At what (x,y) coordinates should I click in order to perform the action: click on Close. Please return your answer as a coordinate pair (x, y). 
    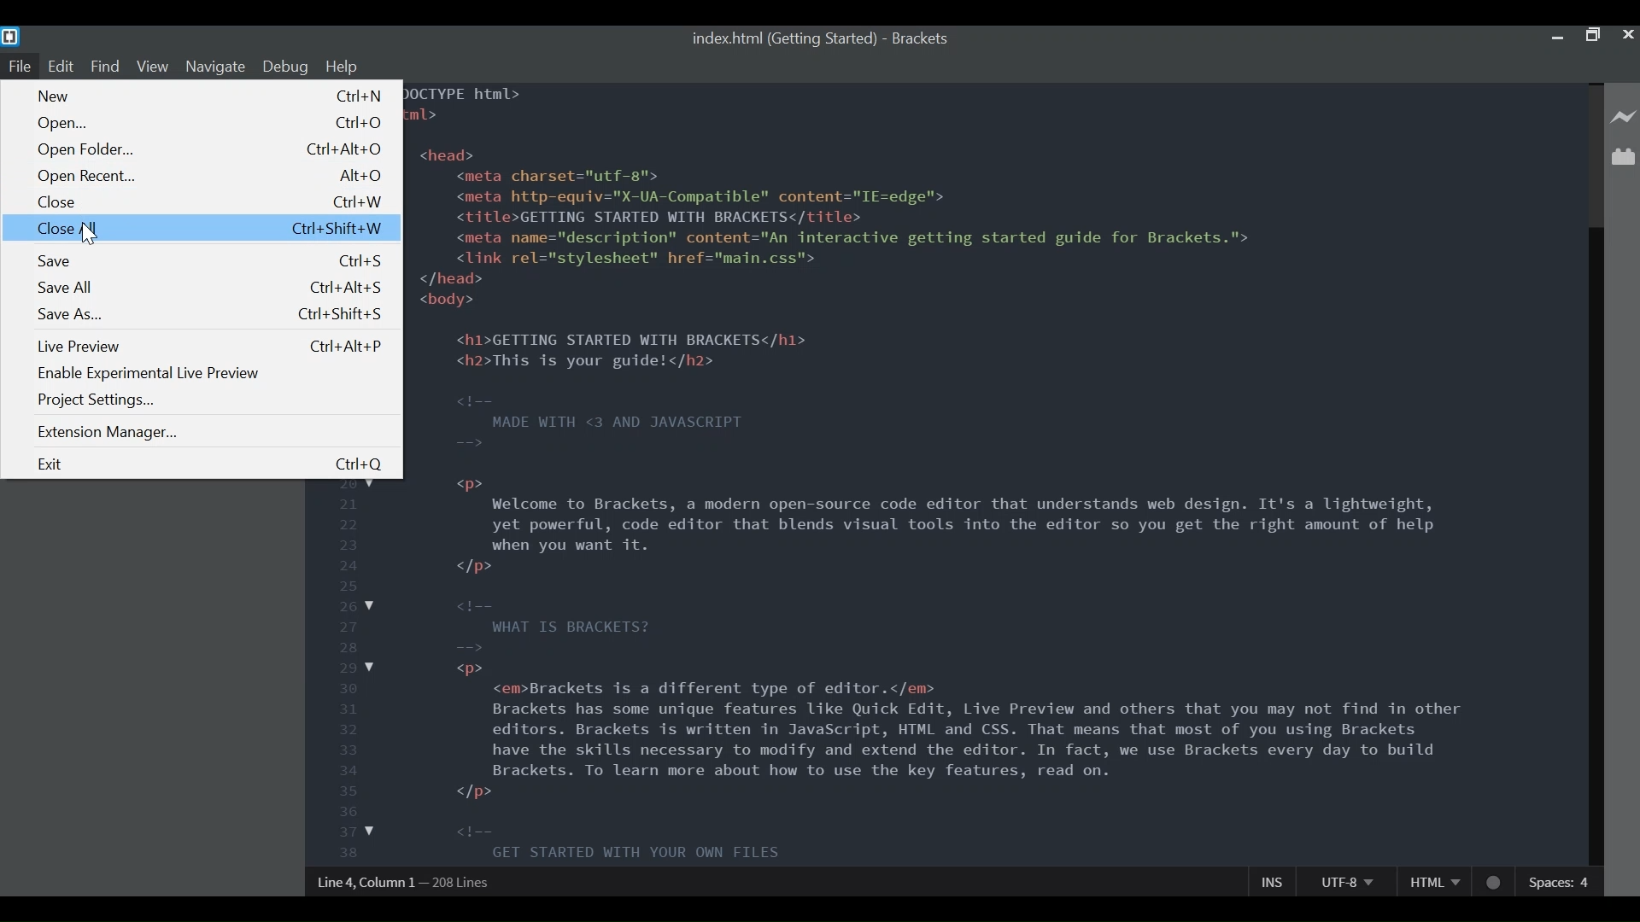
    Looking at the image, I should click on (208, 203).